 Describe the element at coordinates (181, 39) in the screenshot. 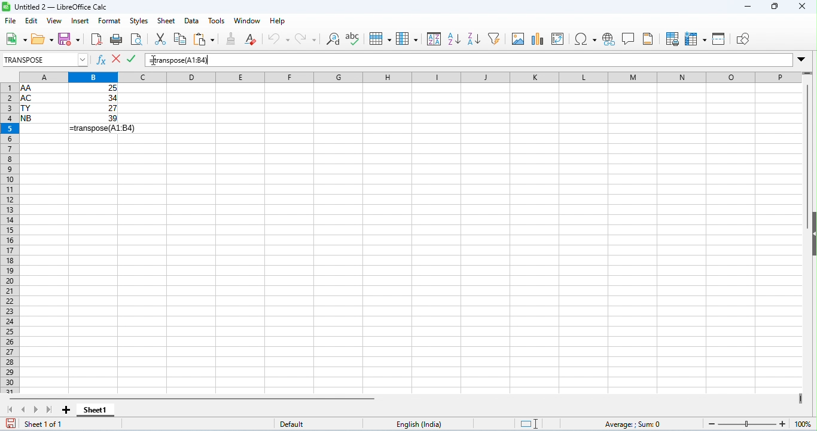

I see `copy` at that location.